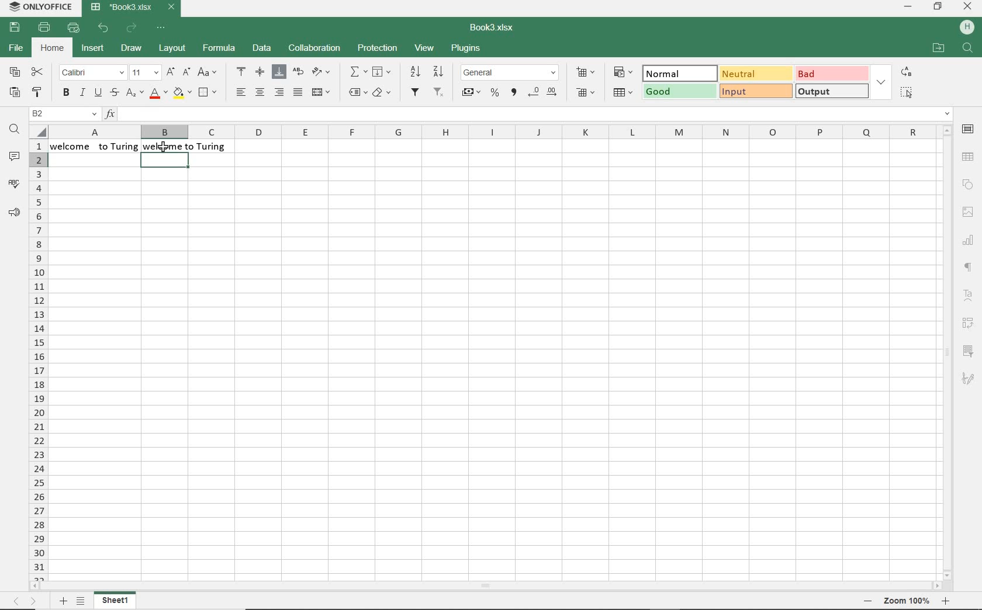  What do you see at coordinates (486, 586) in the screenshot?
I see `scrollbar` at bounding box center [486, 586].